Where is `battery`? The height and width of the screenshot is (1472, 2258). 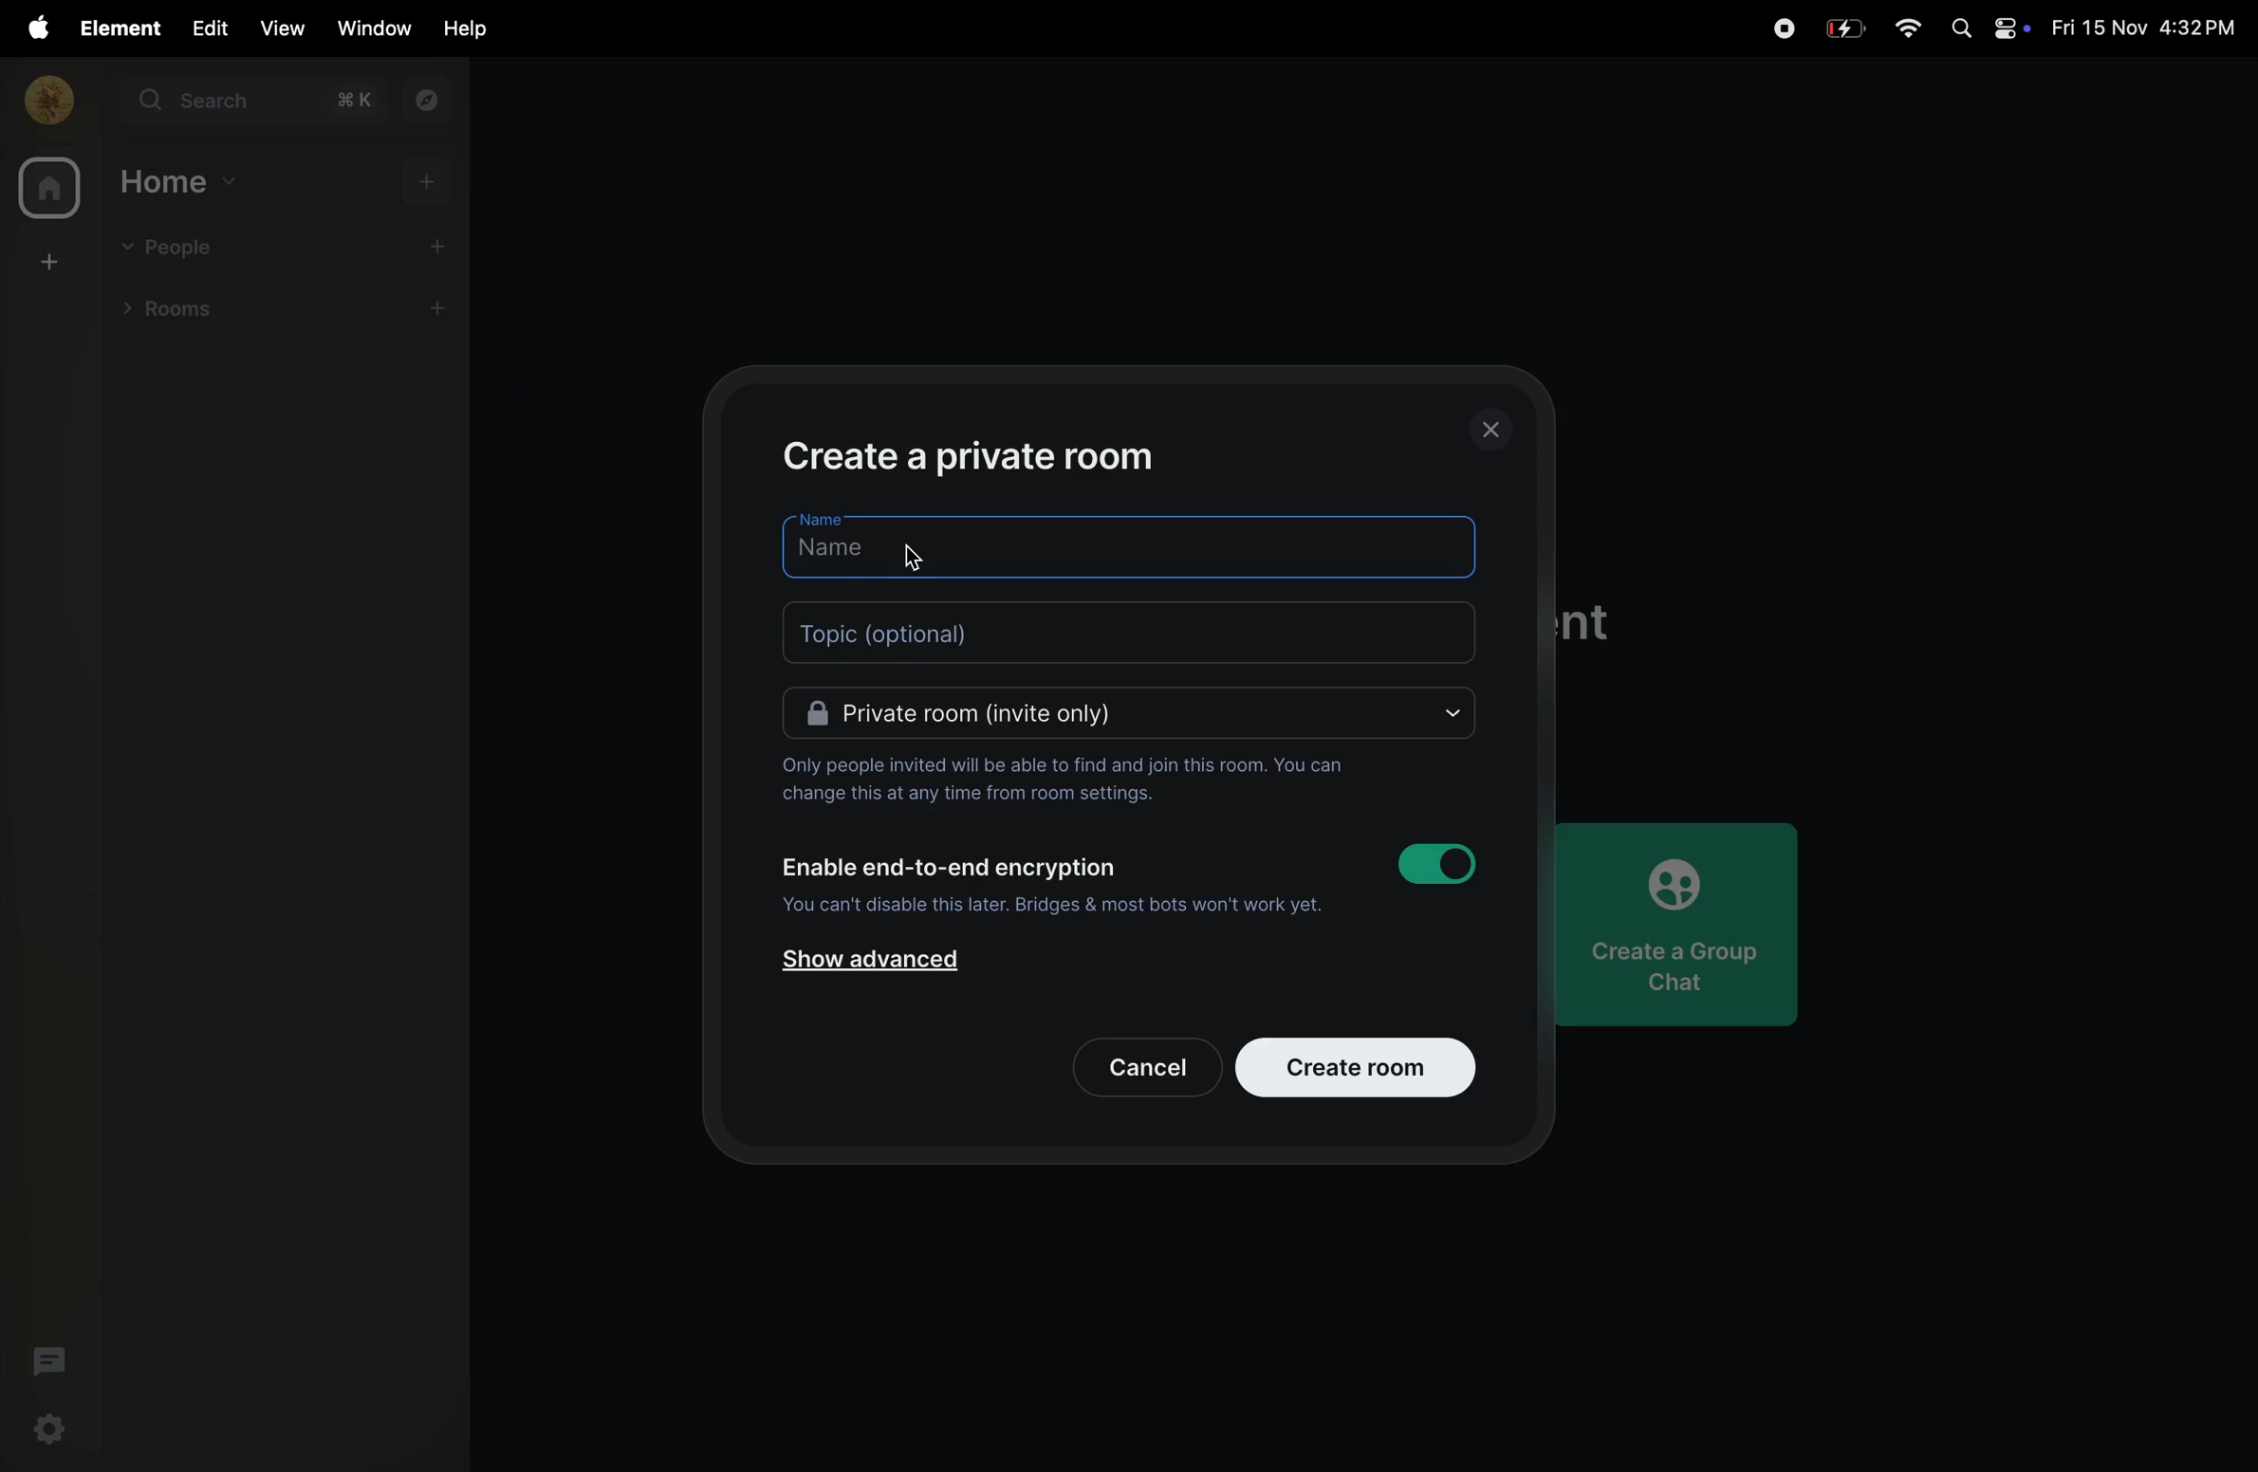
battery is located at coordinates (1846, 27).